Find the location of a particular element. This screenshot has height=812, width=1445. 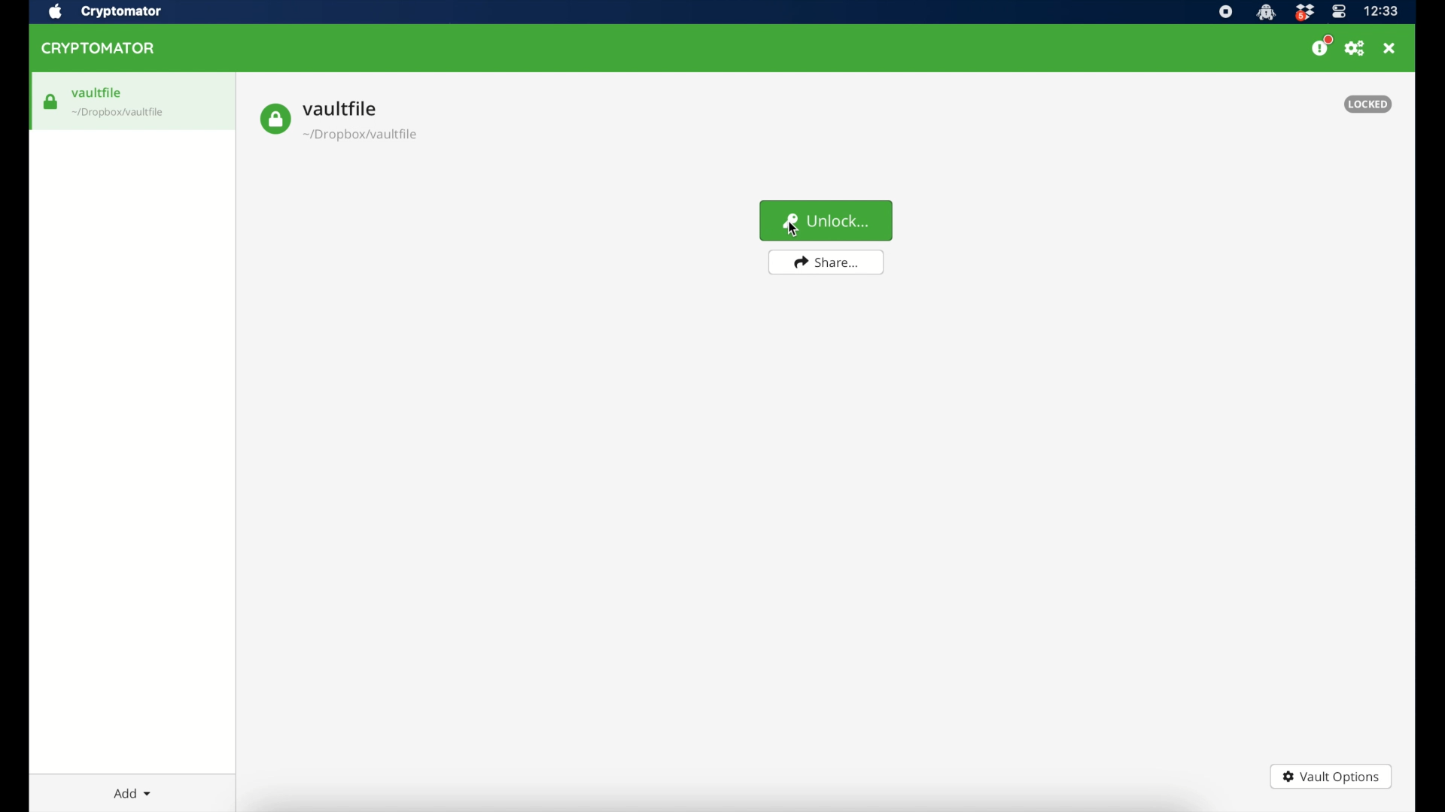

cryptomator is located at coordinates (121, 12).